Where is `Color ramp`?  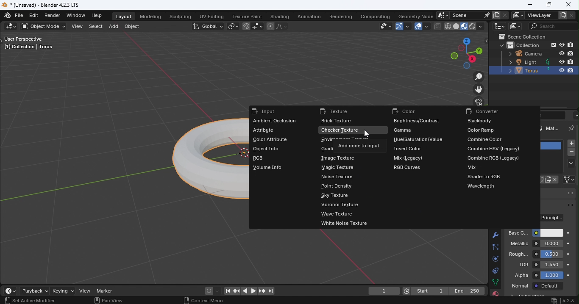 Color ramp is located at coordinates (480, 129).